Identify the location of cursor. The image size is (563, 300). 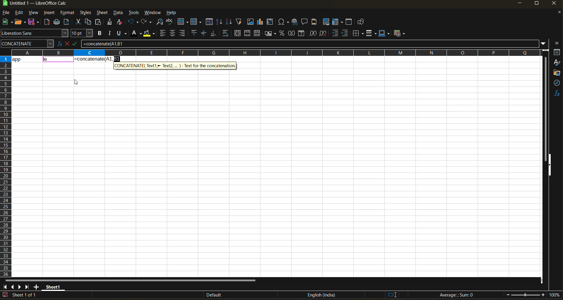
(77, 83).